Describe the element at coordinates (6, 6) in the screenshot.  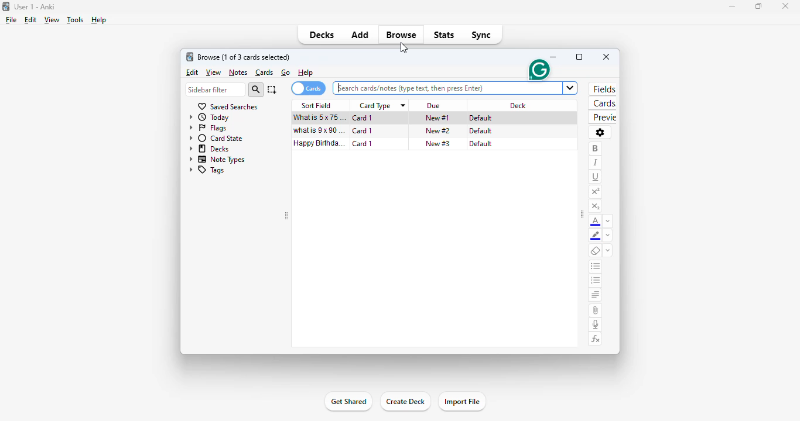
I see `logo` at that location.